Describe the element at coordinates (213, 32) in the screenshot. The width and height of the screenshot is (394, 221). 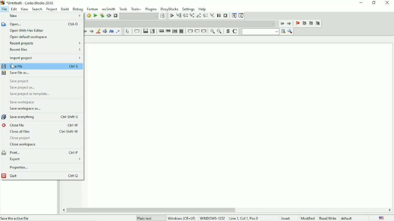
I see `Zoom in` at that location.